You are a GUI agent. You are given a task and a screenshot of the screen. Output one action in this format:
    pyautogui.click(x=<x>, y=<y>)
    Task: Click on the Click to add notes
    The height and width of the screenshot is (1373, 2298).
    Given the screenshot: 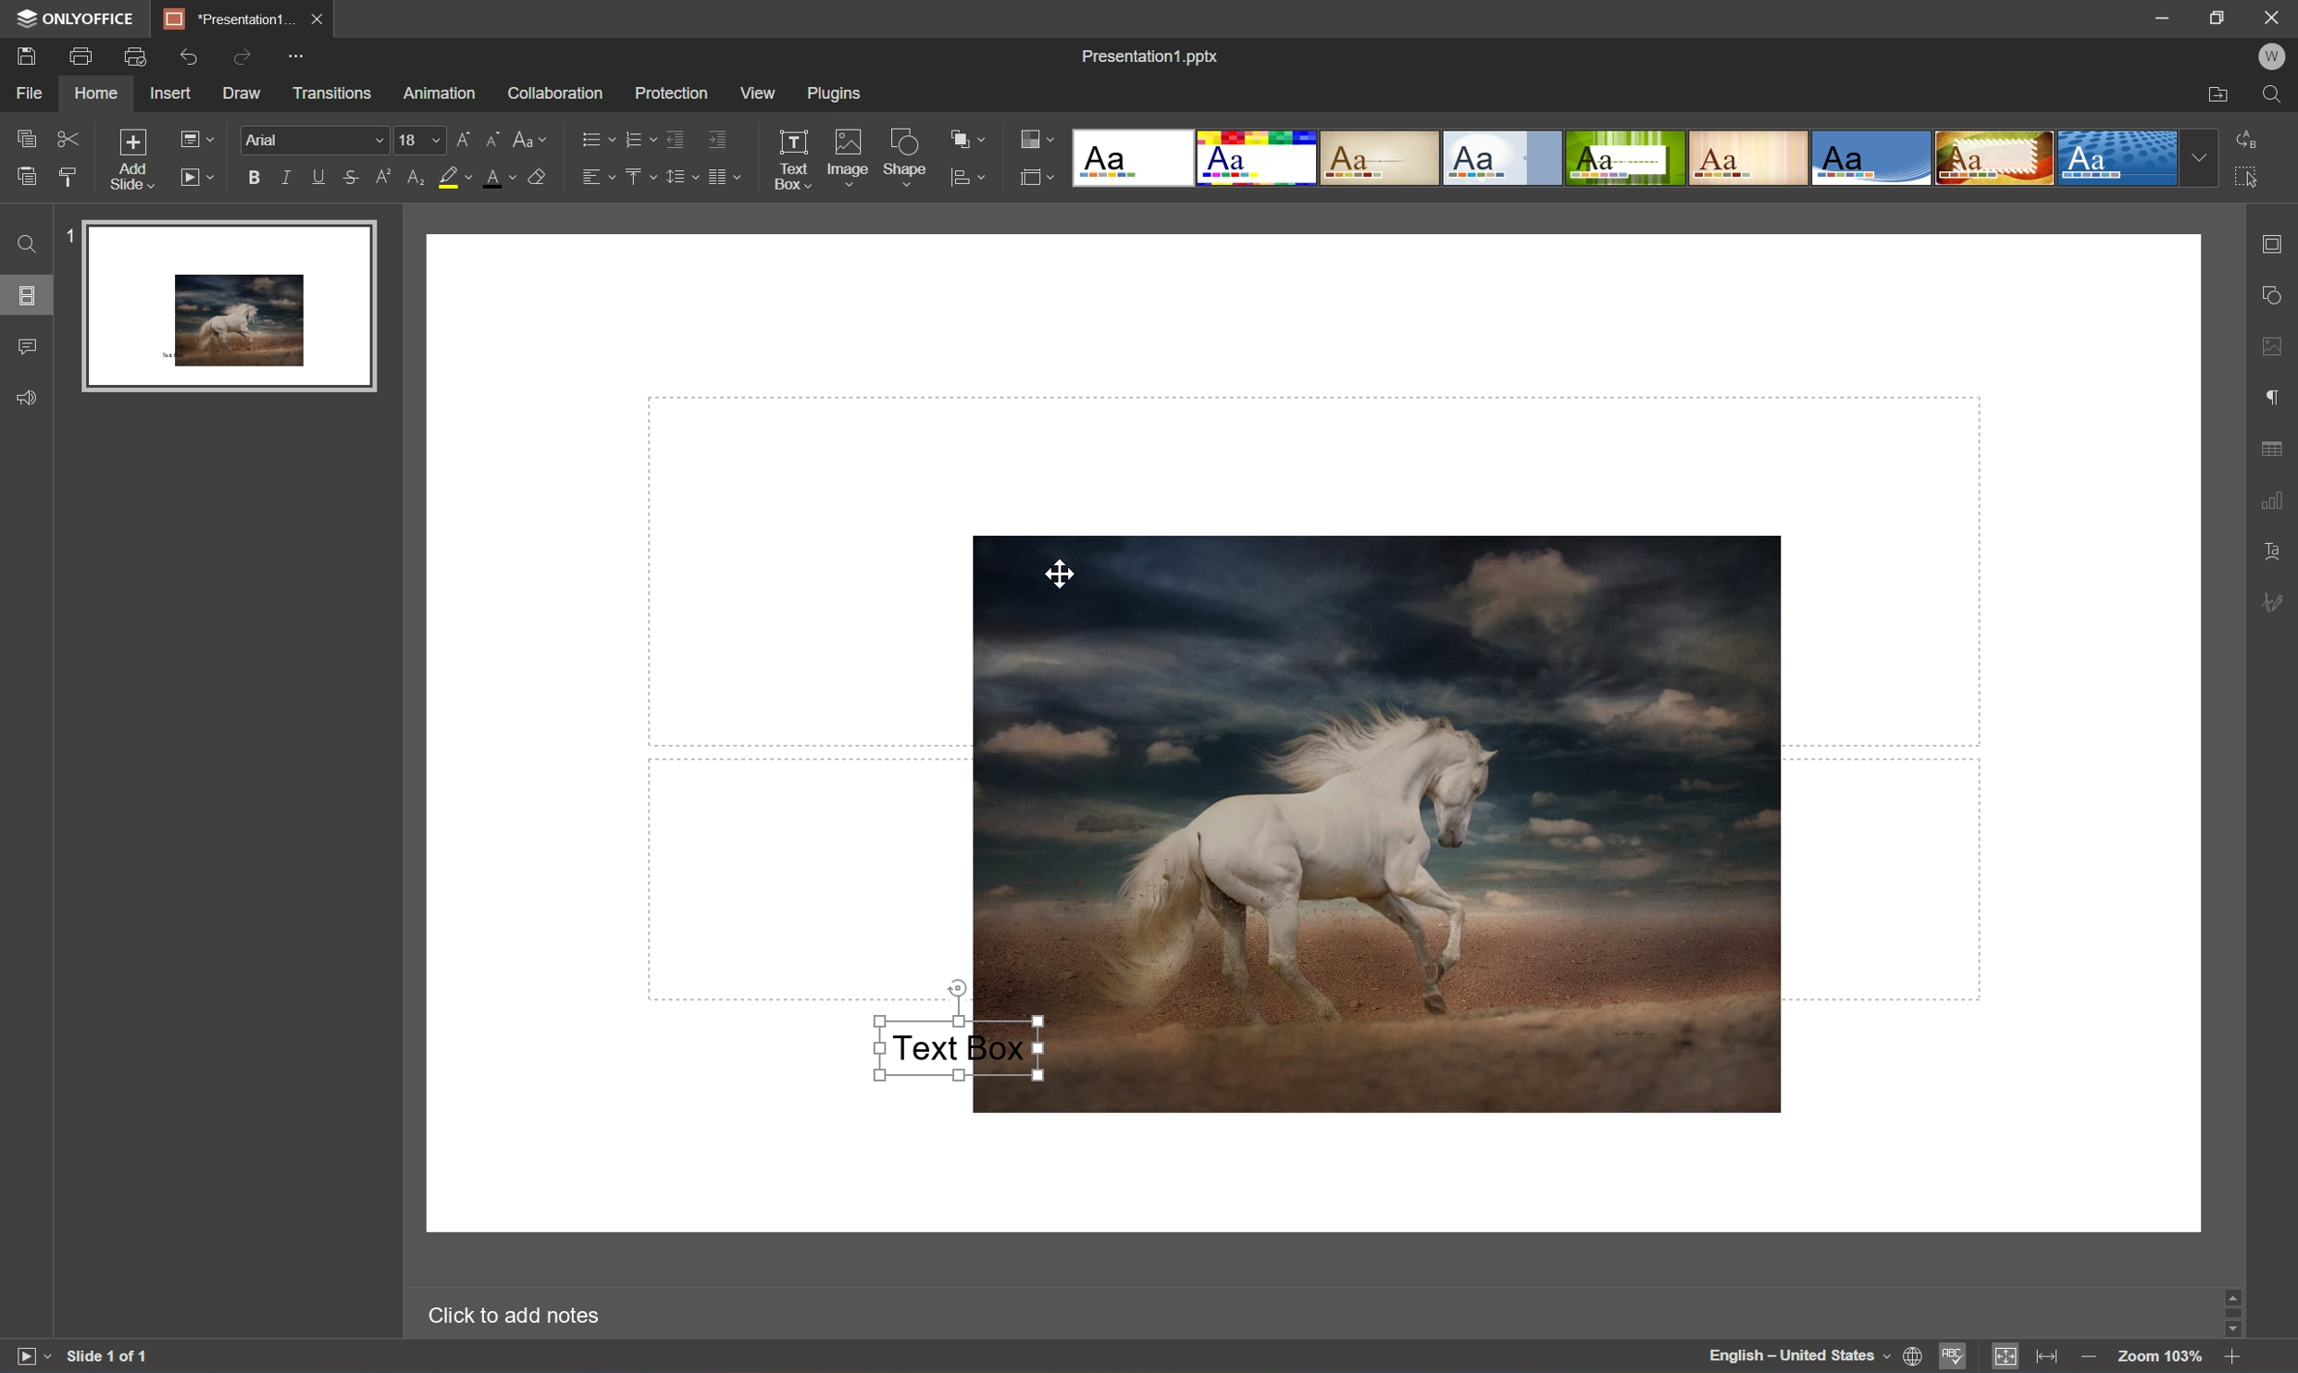 What is the action you would take?
    pyautogui.click(x=523, y=1318)
    